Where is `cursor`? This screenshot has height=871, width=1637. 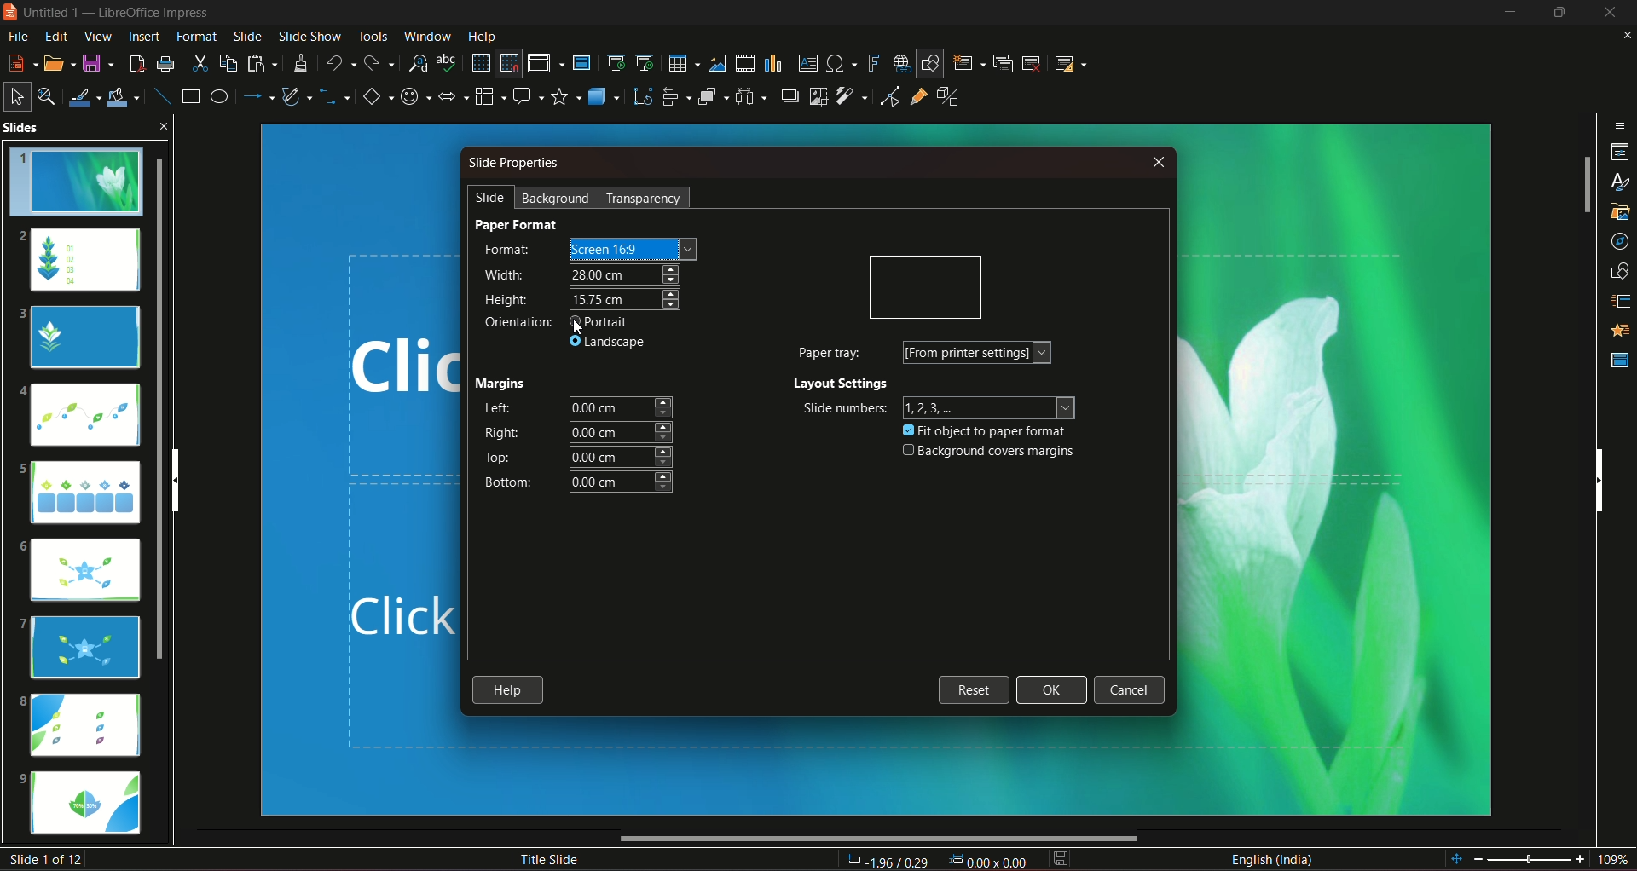
cursor is located at coordinates (584, 343).